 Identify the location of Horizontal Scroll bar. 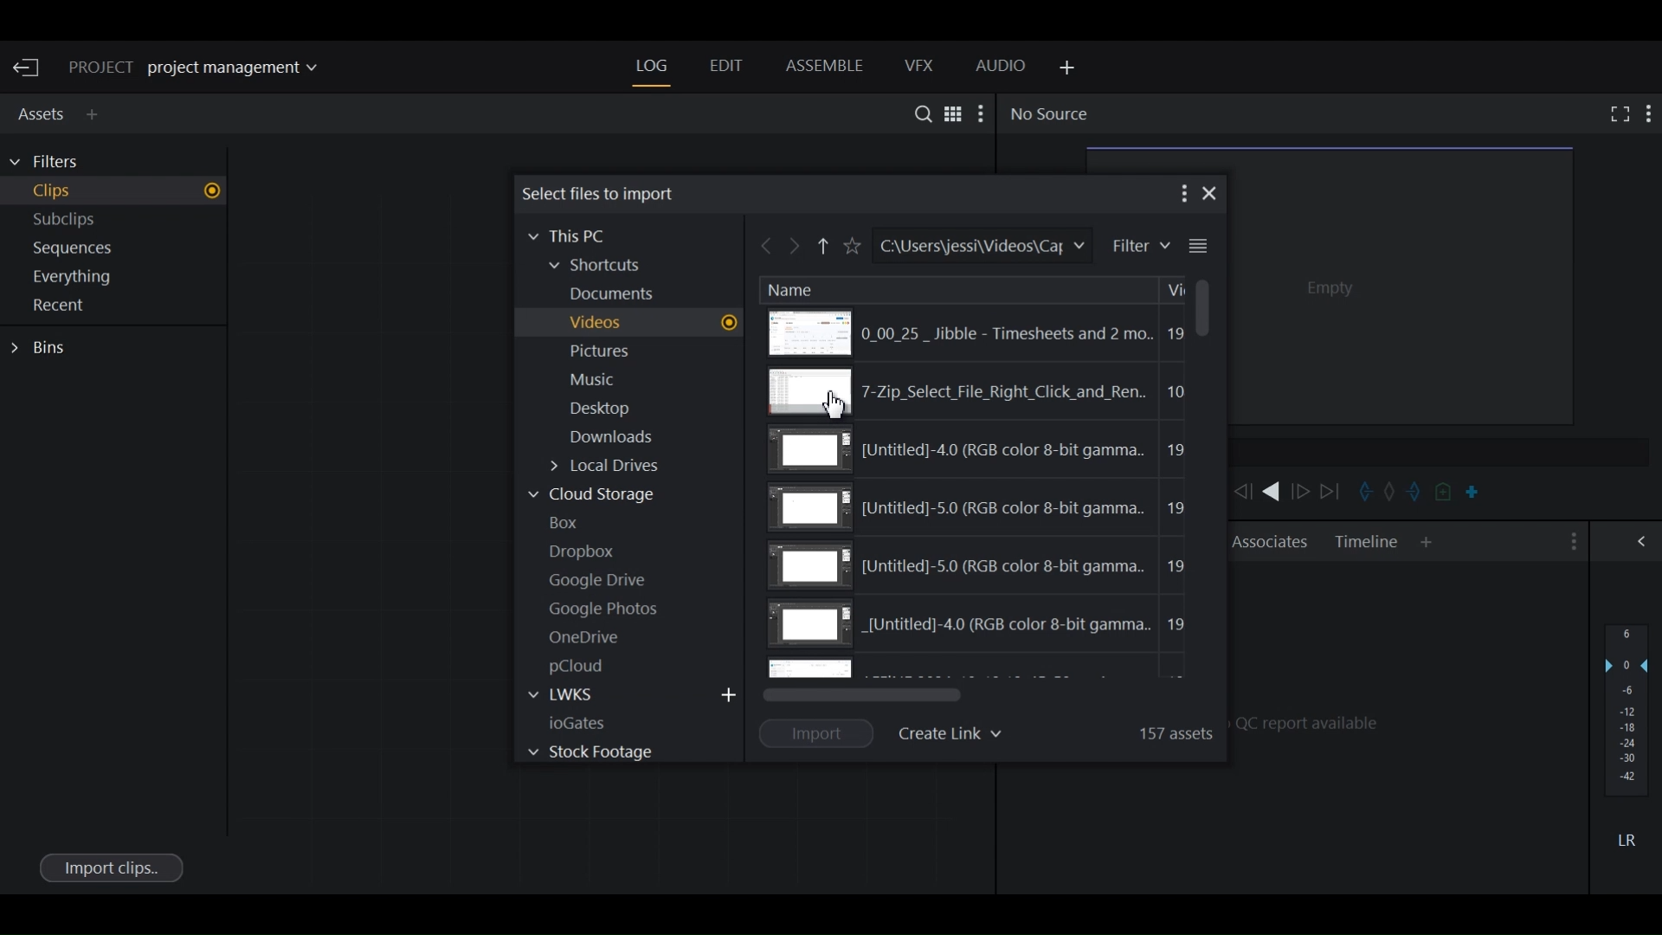
(864, 694).